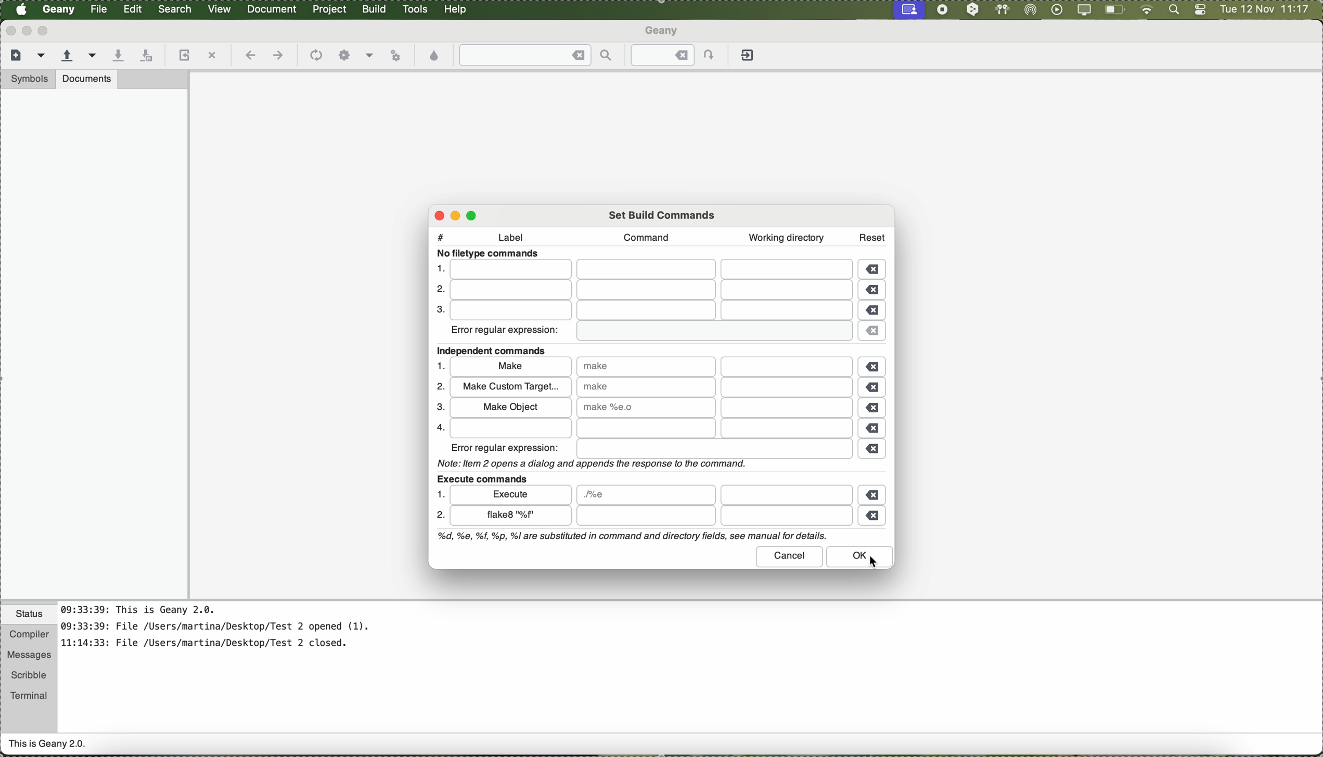  What do you see at coordinates (132, 8) in the screenshot?
I see `edit` at bounding box center [132, 8].